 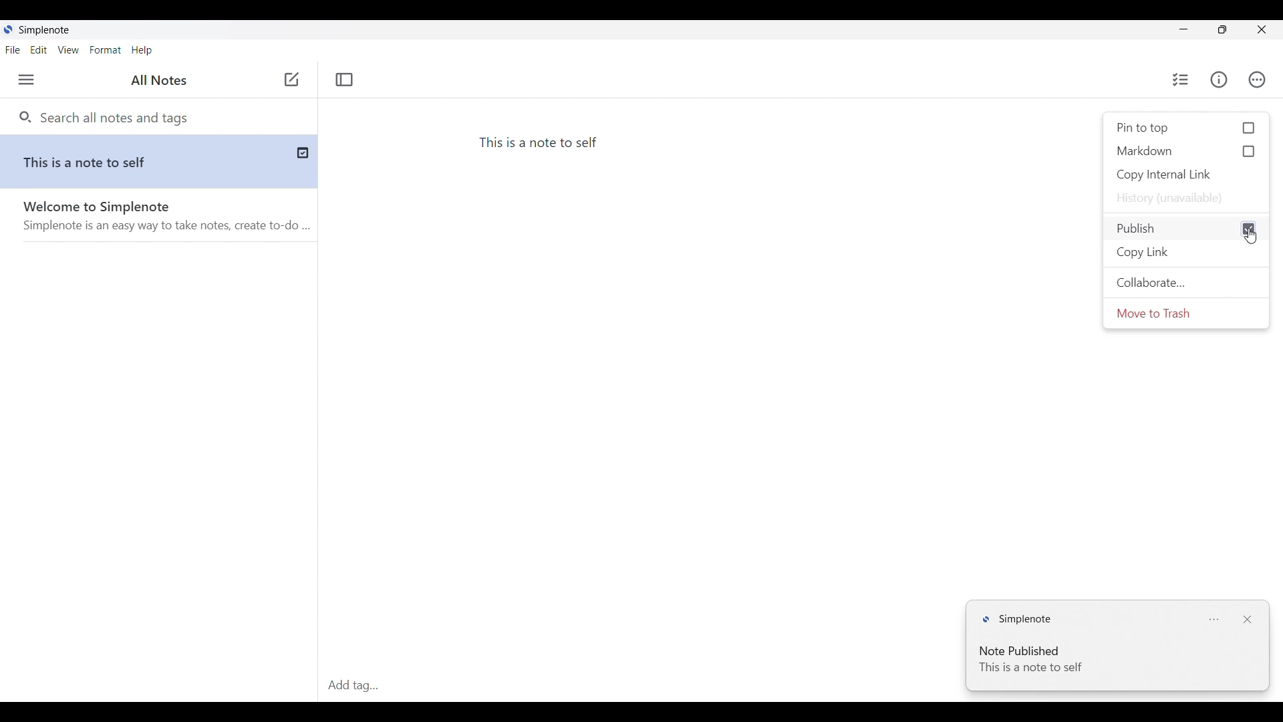 What do you see at coordinates (1181, 80) in the screenshot?
I see `Insert checklist` at bounding box center [1181, 80].